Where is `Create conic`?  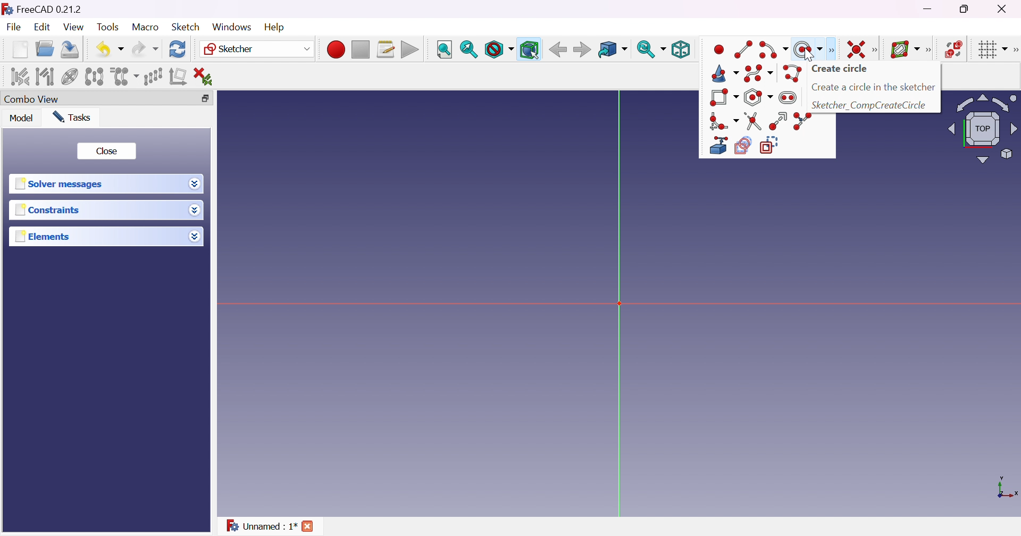
Create conic is located at coordinates (725, 74).